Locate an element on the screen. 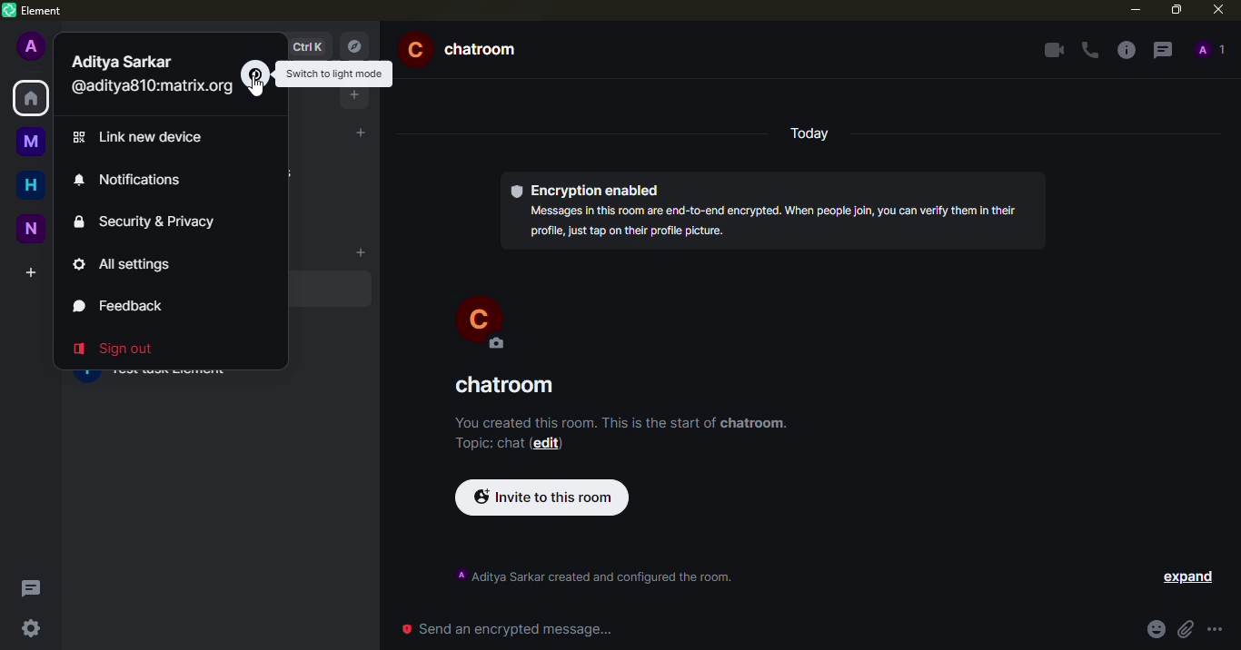  threads is located at coordinates (31, 587).